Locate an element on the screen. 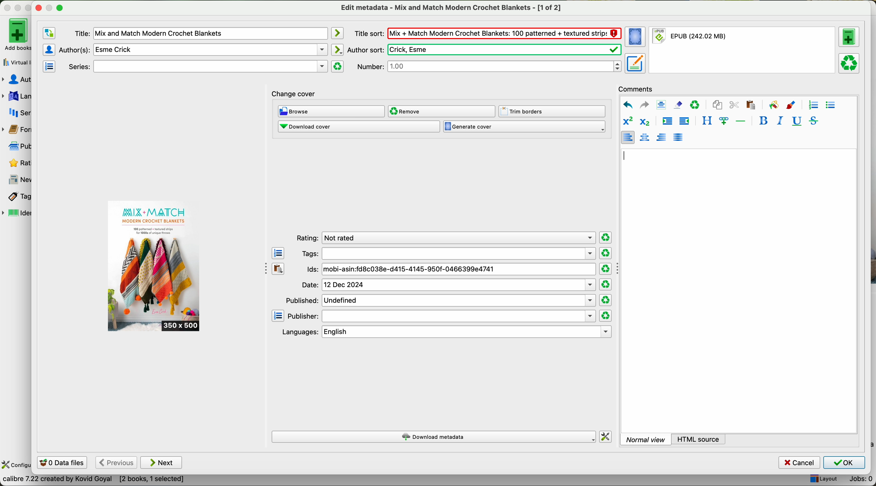 The image size is (876, 486). superscript is located at coordinates (627, 121).